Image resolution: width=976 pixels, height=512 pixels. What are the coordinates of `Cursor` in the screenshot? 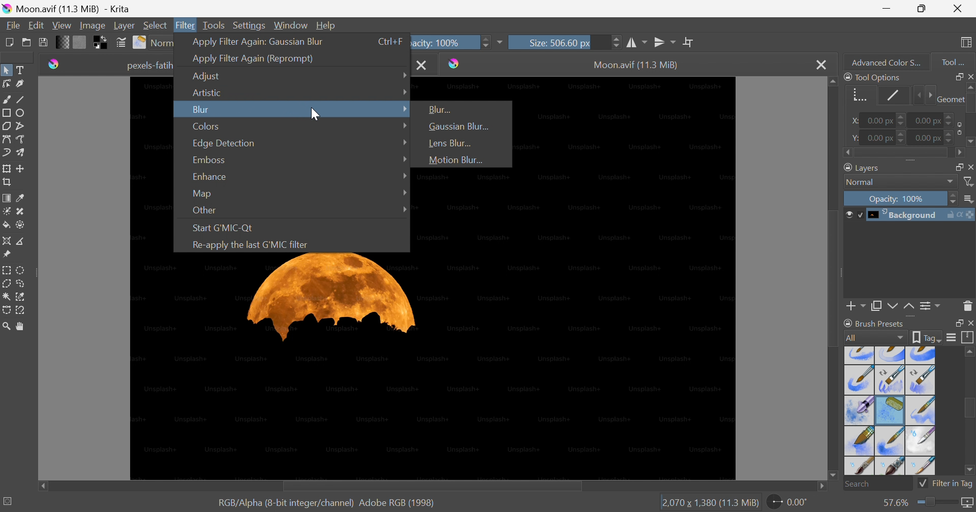 It's located at (314, 113).